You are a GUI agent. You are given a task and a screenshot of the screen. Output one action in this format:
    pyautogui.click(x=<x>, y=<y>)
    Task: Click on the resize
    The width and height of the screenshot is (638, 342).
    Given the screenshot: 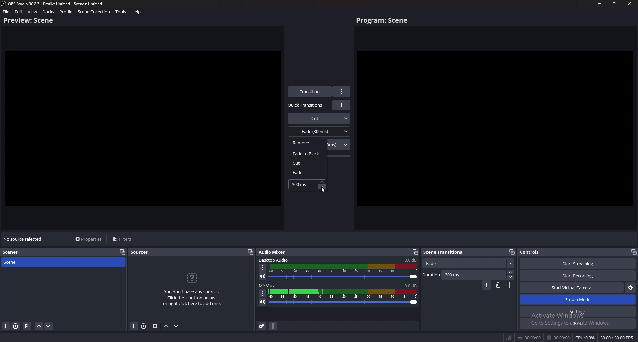 What is the action you would take?
    pyautogui.click(x=615, y=3)
    